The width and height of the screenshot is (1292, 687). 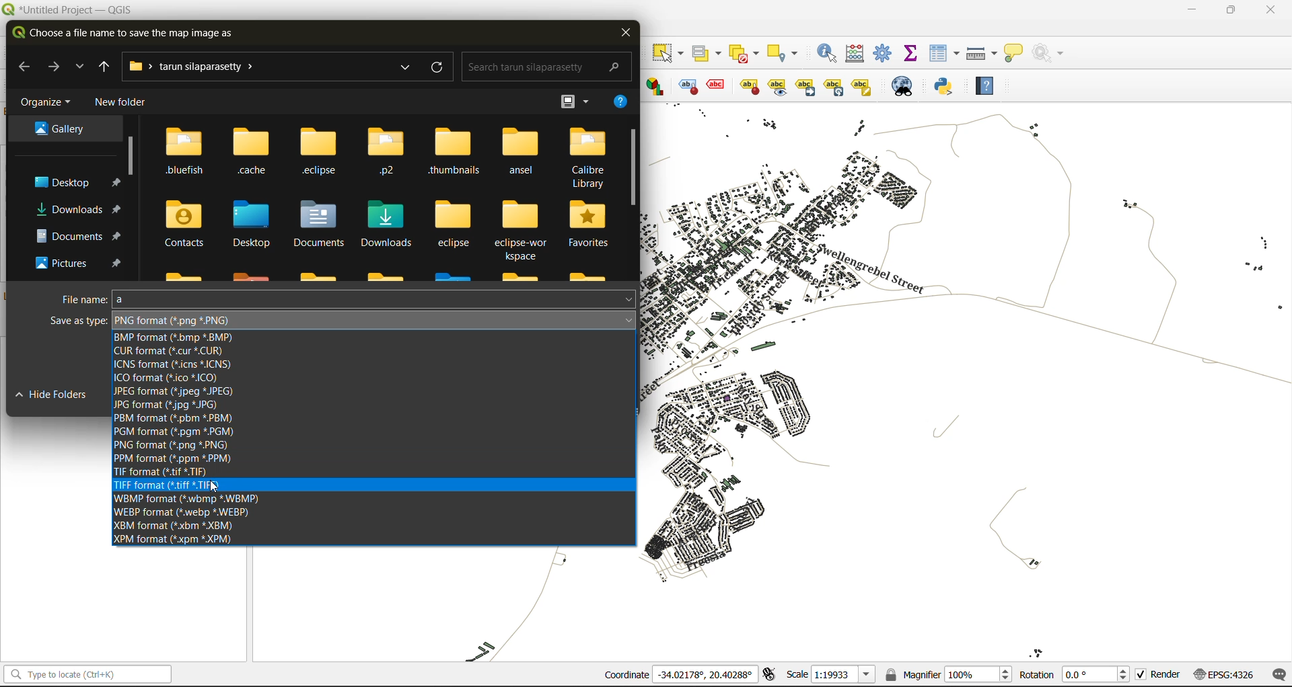 I want to click on attributes table, so click(x=945, y=54).